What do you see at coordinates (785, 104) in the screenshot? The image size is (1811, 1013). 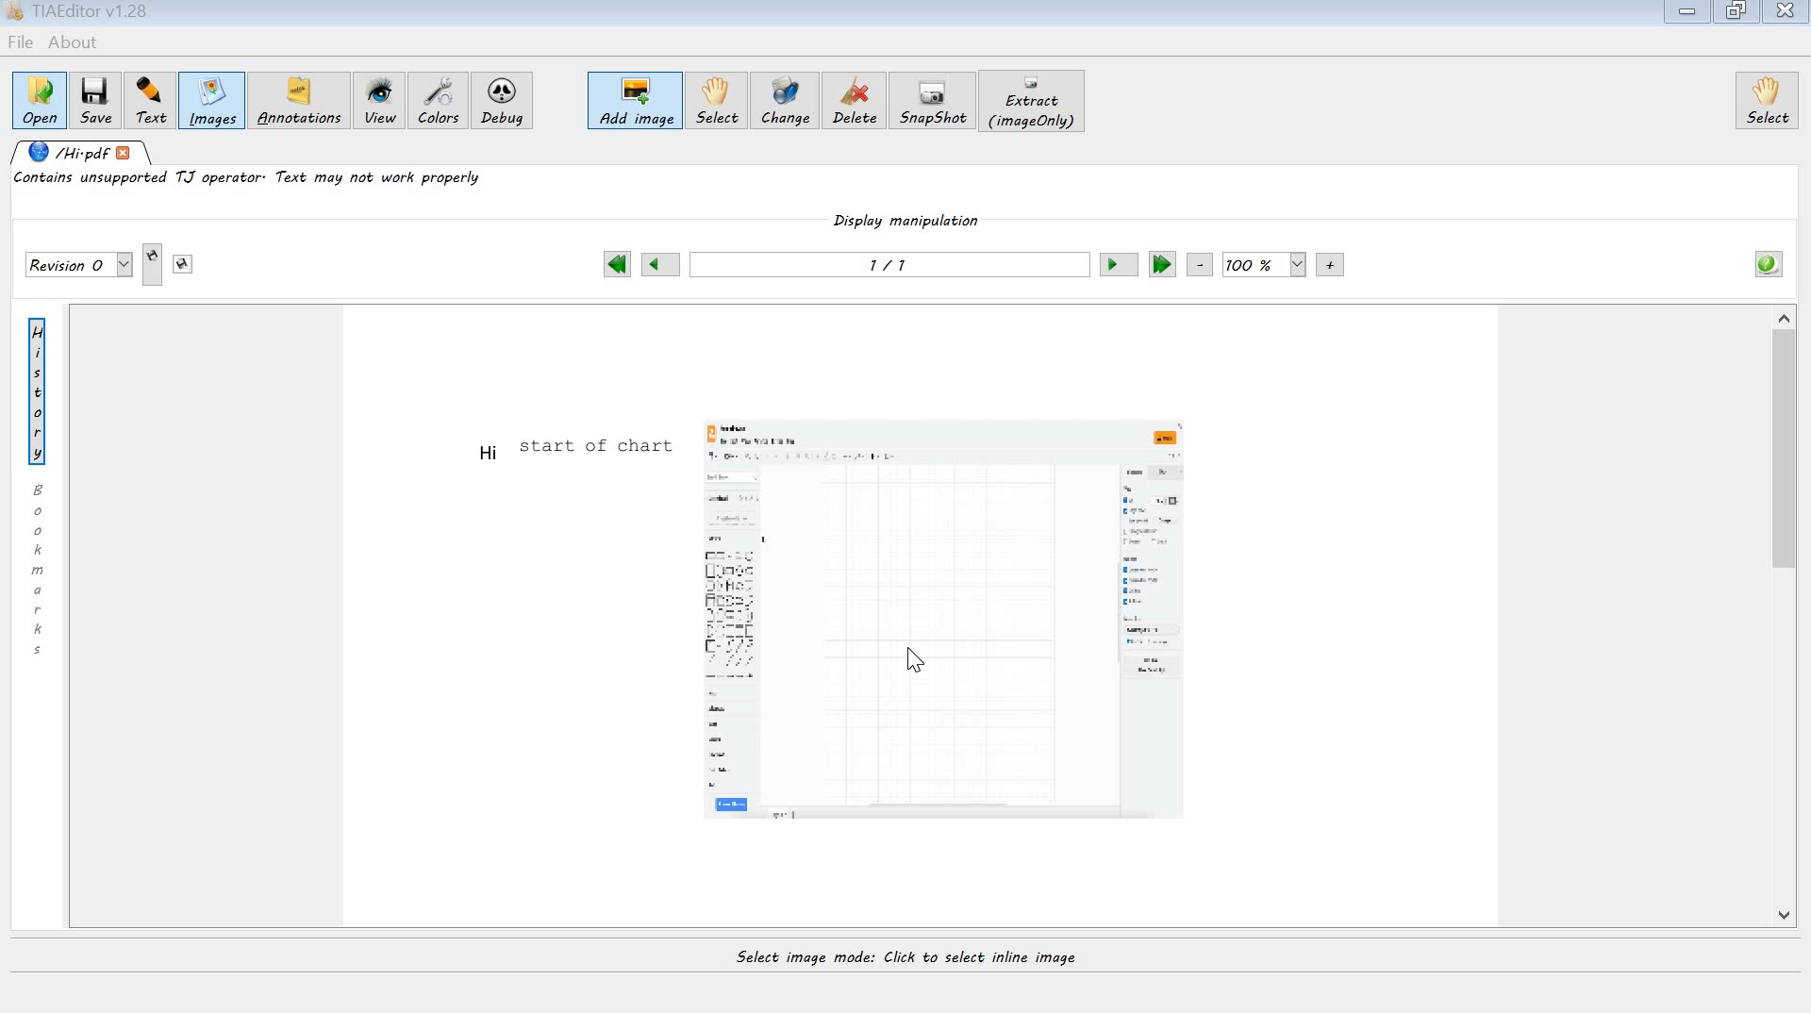 I see `change` at bounding box center [785, 104].